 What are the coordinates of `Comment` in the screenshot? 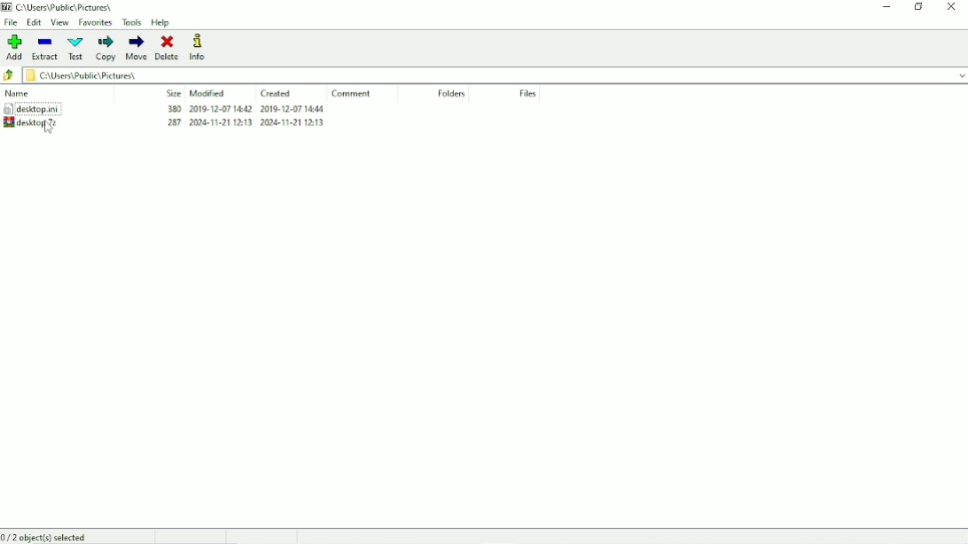 It's located at (350, 93).